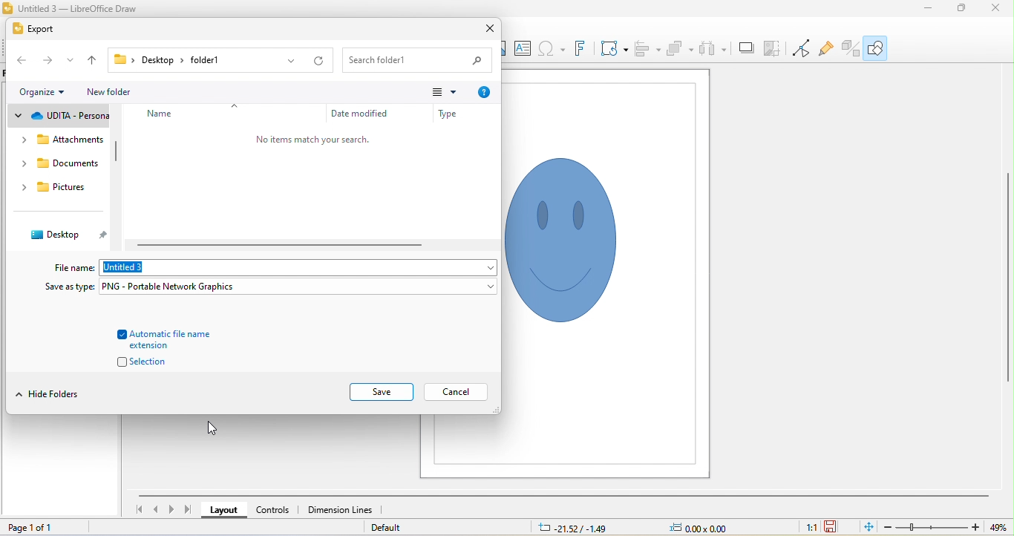  I want to click on drop down, so click(19, 115).